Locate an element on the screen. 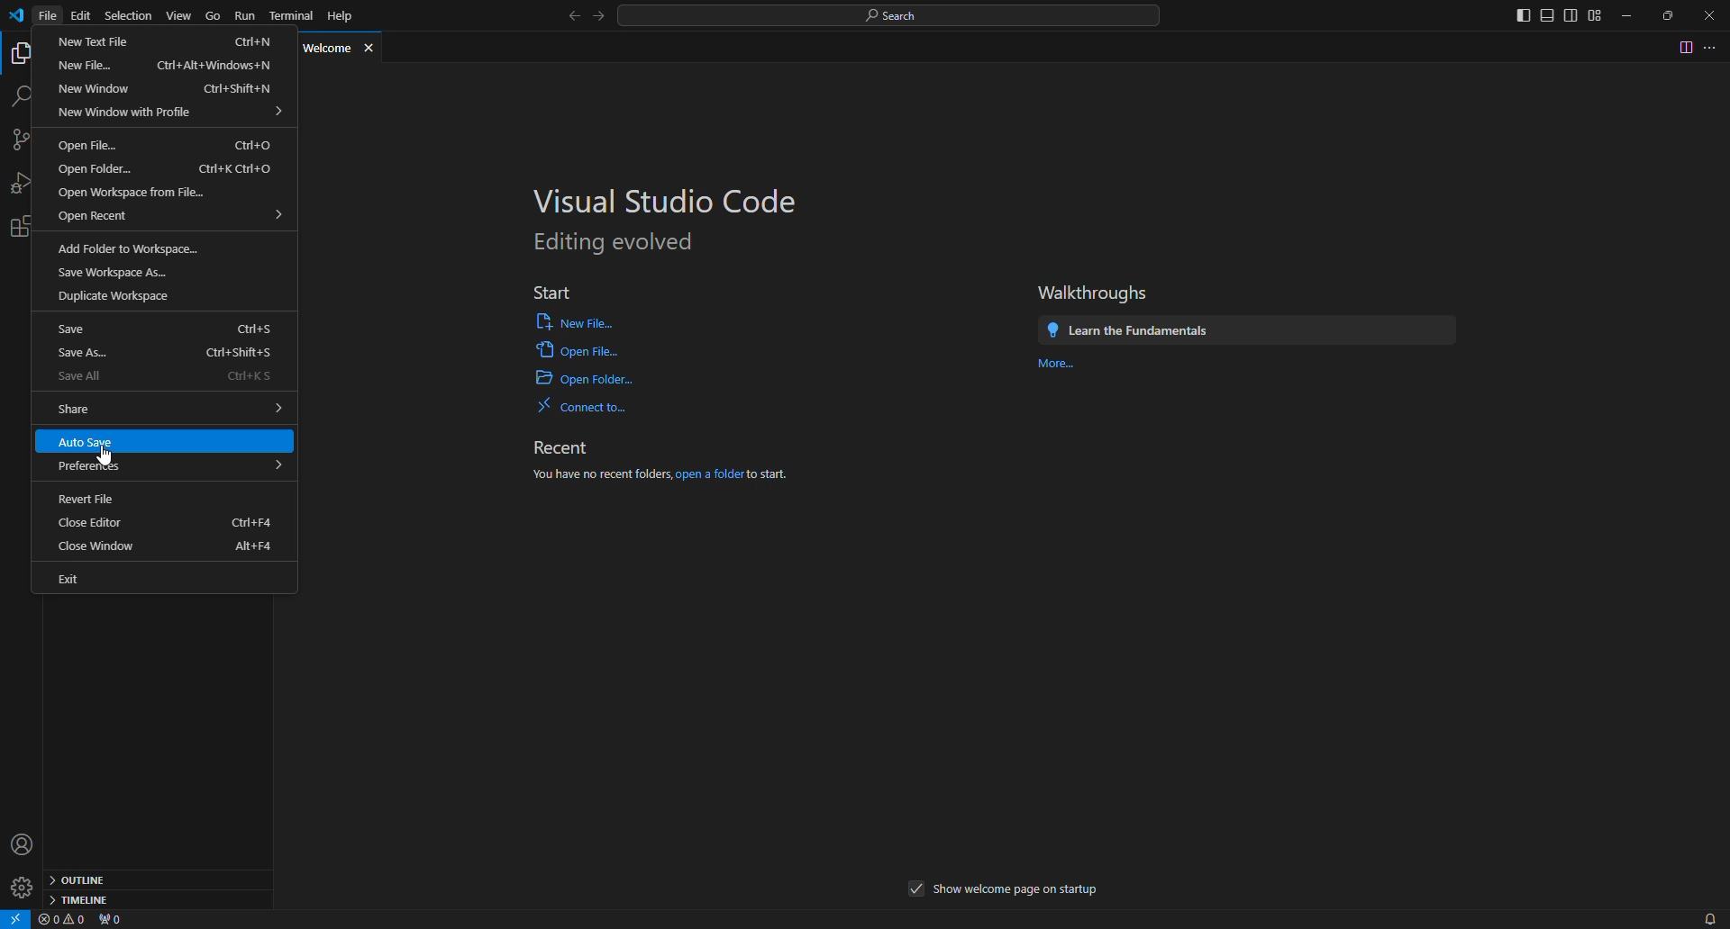 This screenshot has width=1730, height=929. manage is located at coordinates (23, 886).